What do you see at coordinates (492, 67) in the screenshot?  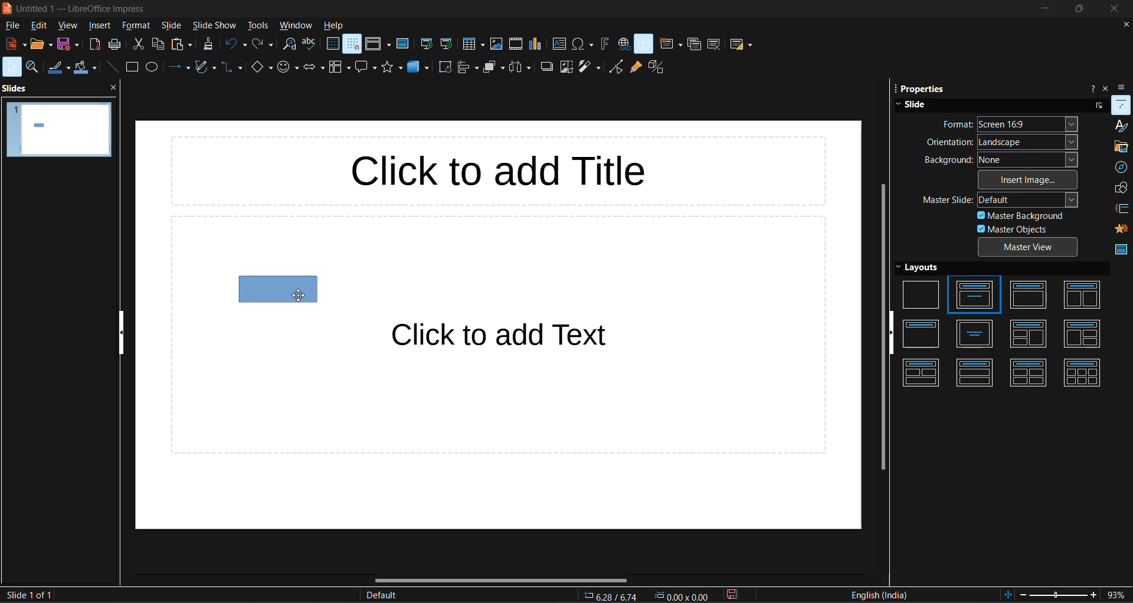 I see `arrange` at bounding box center [492, 67].